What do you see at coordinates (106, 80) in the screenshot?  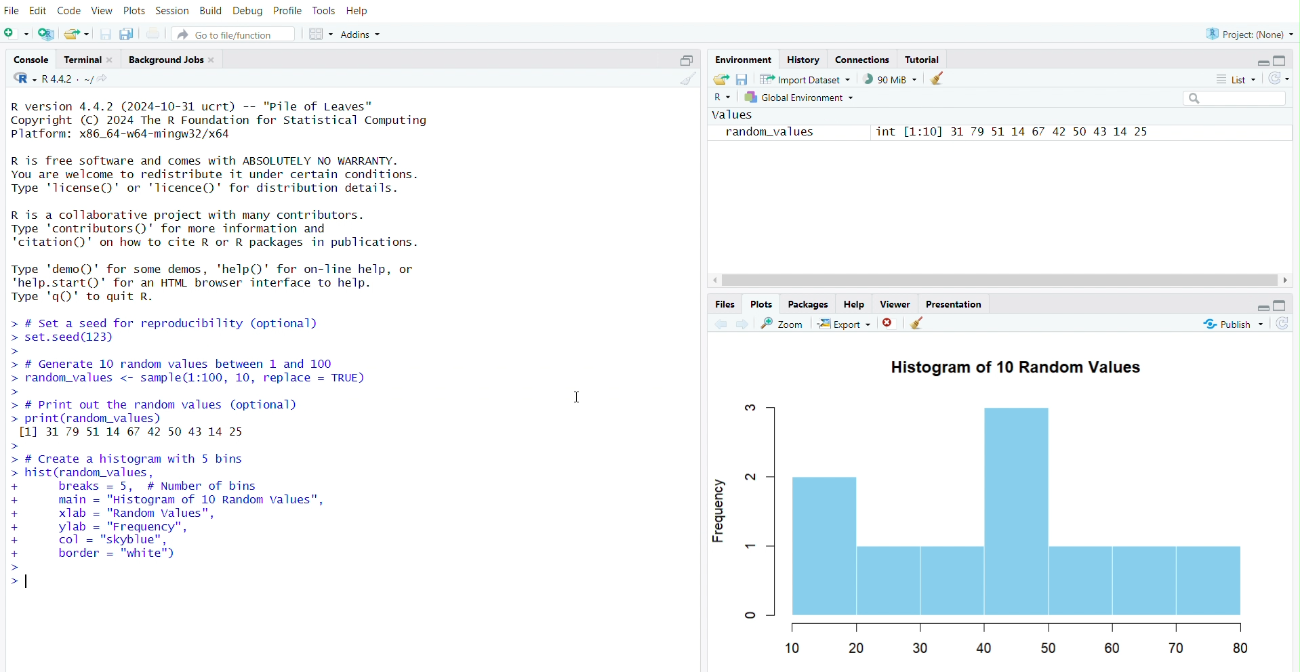 I see `view the current working diirectory` at bounding box center [106, 80].